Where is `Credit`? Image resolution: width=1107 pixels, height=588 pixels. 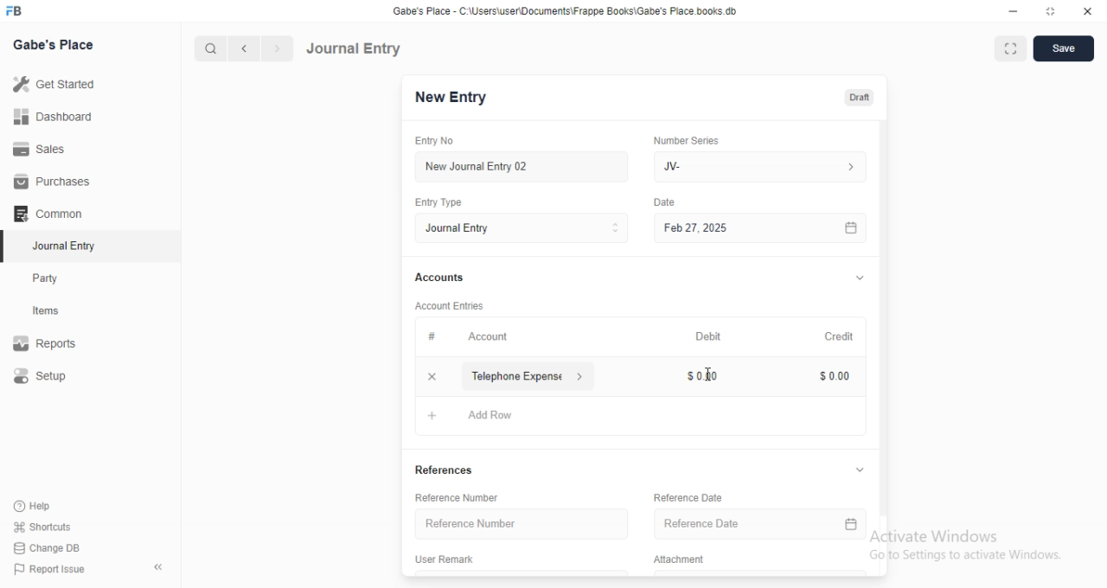 Credit is located at coordinates (840, 337).